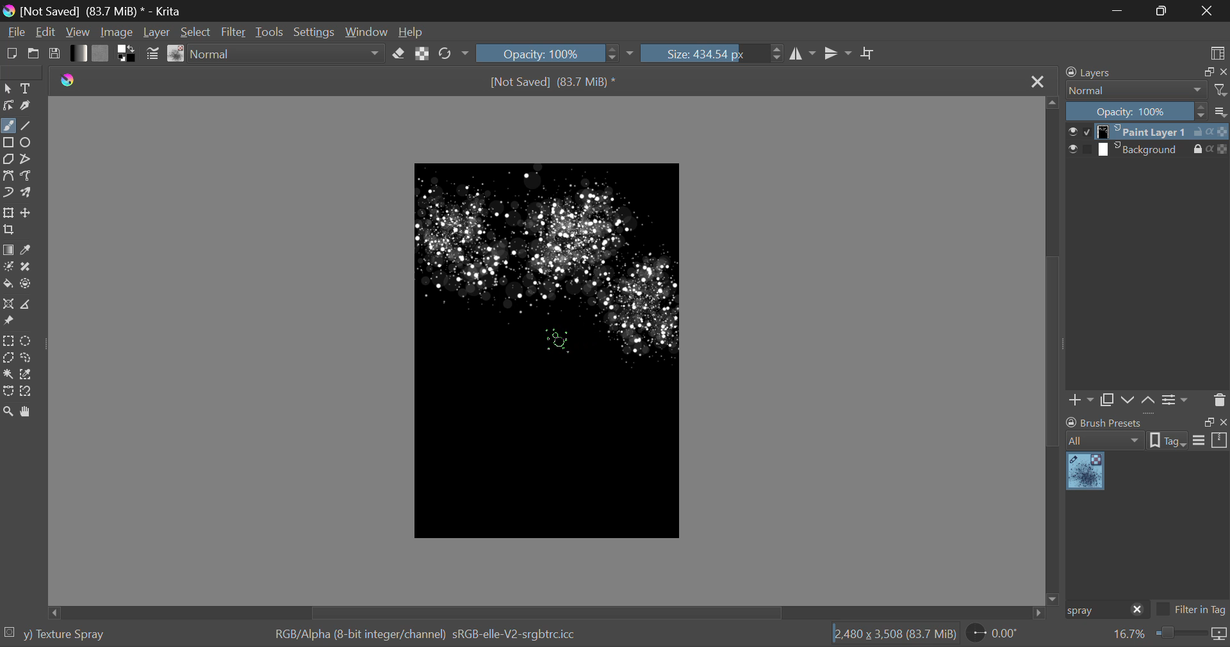  I want to click on Open, so click(34, 53).